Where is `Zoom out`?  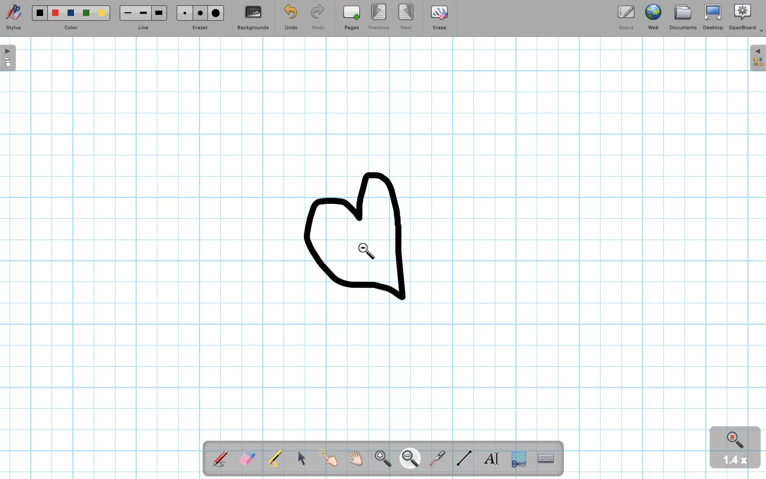 Zoom out is located at coordinates (410, 459).